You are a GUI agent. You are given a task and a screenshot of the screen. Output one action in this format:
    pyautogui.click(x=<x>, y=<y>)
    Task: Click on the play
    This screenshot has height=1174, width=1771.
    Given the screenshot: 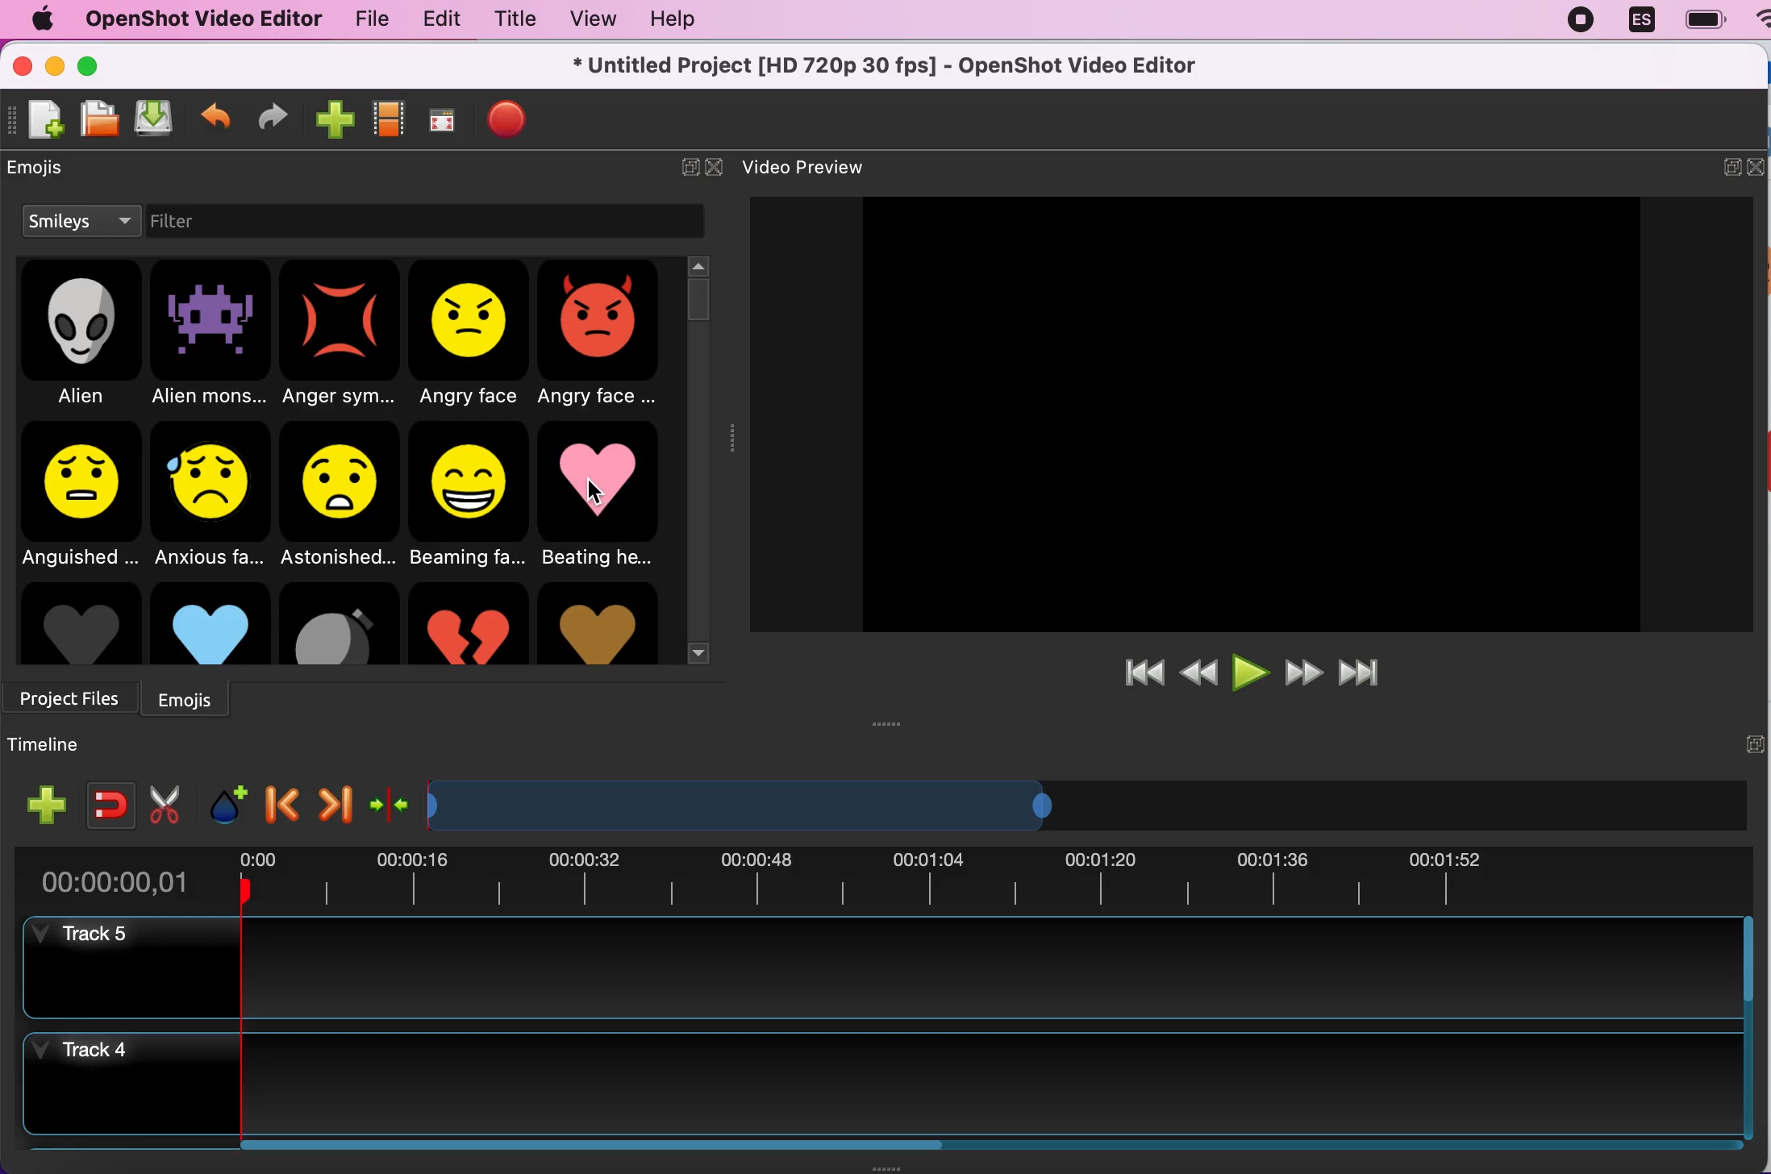 What is the action you would take?
    pyautogui.click(x=1252, y=670)
    